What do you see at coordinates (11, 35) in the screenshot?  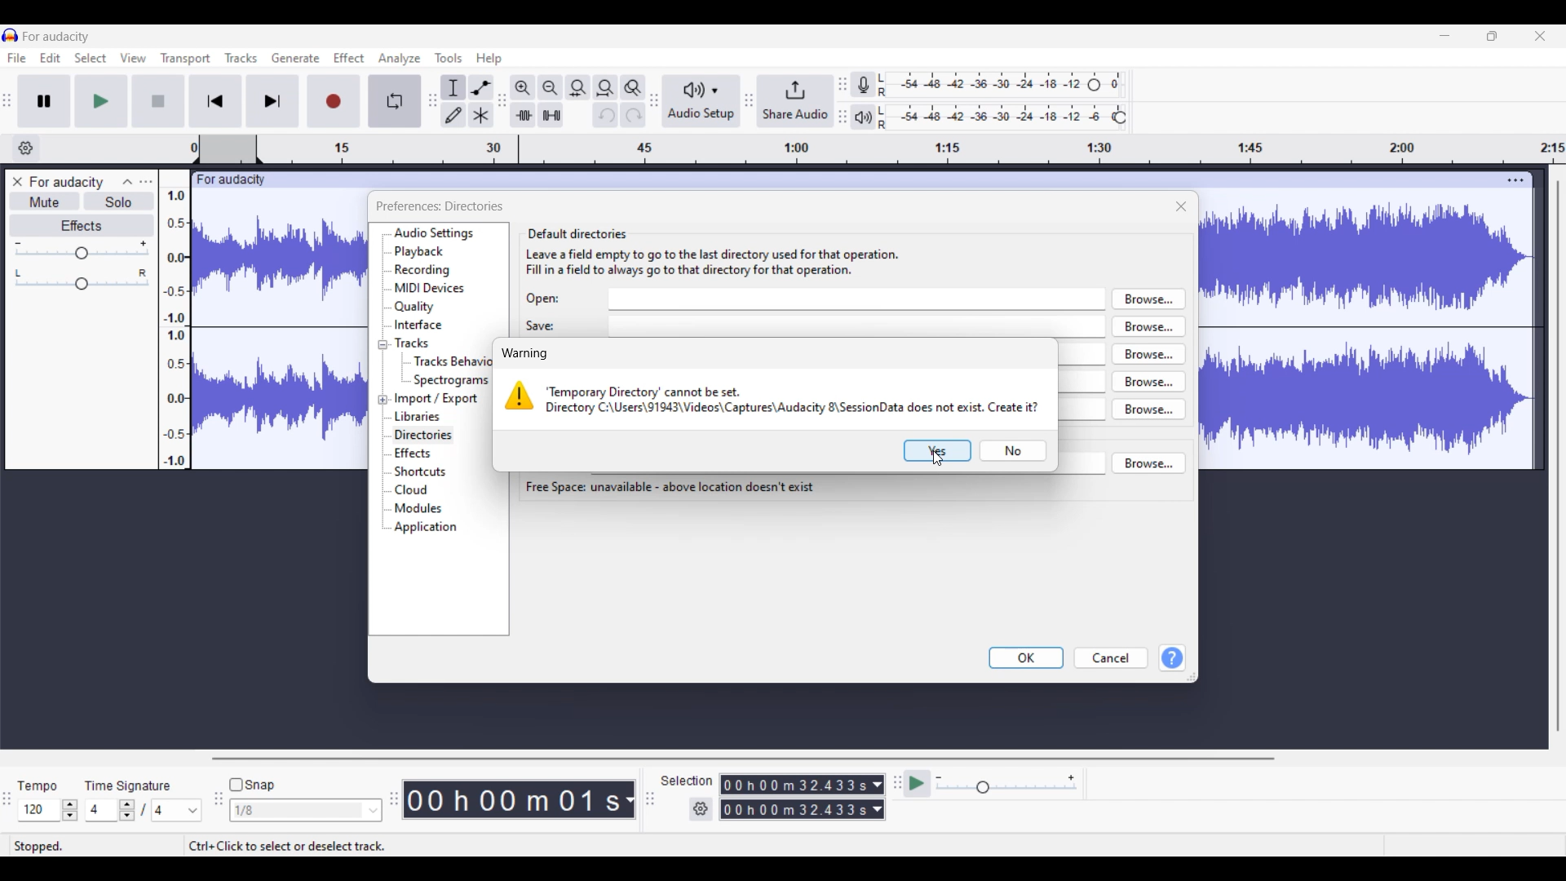 I see `Software logo` at bounding box center [11, 35].